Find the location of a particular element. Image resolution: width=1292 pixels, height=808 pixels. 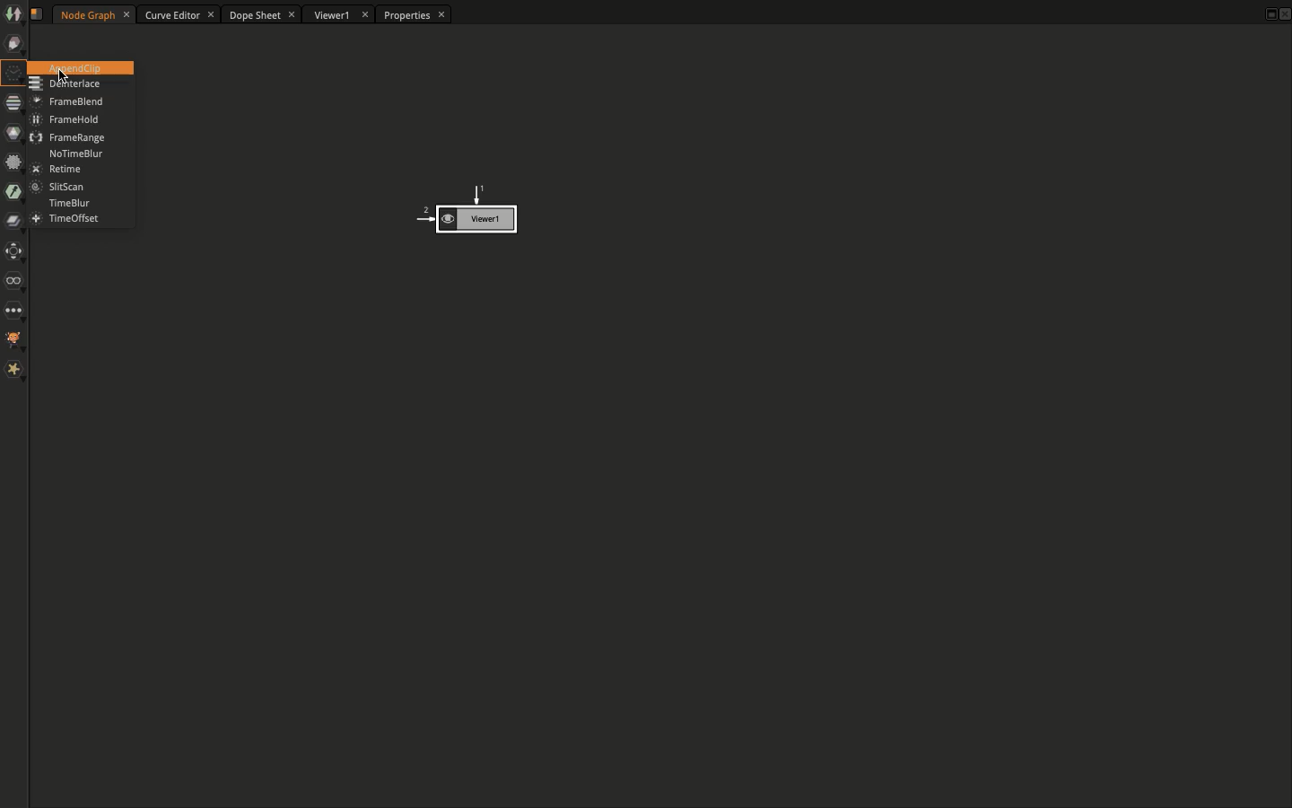

Deinterlae is located at coordinates (67, 85).